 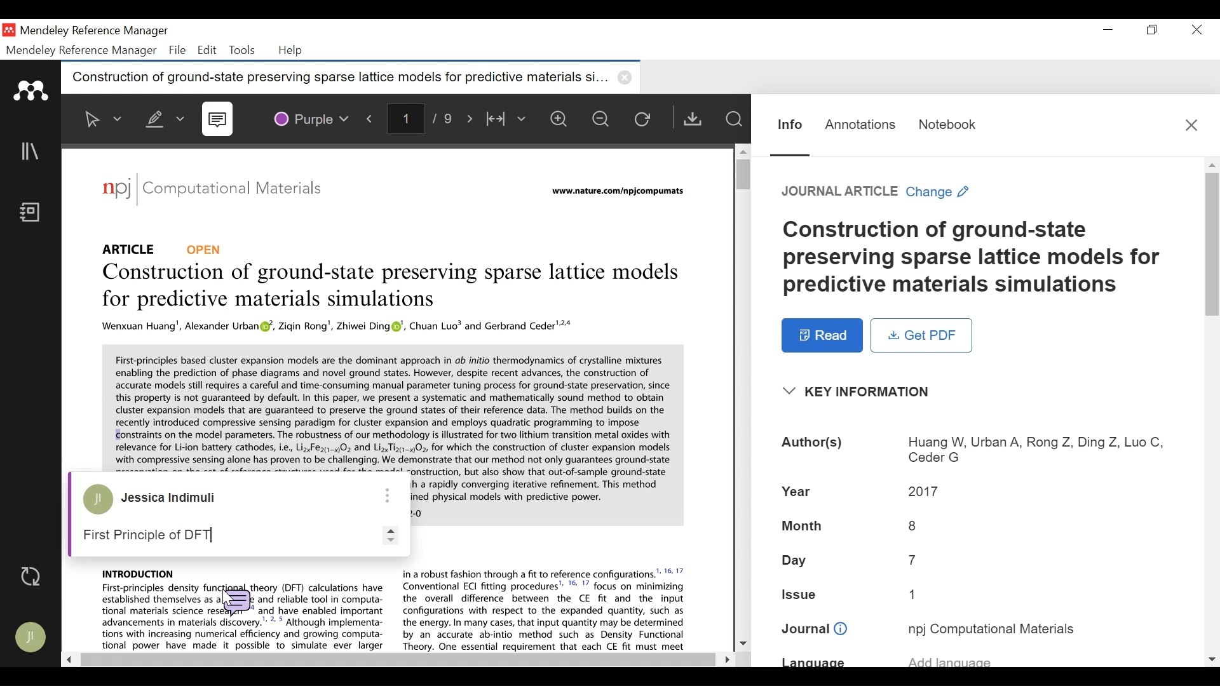 What do you see at coordinates (312, 118) in the screenshot?
I see `Color` at bounding box center [312, 118].